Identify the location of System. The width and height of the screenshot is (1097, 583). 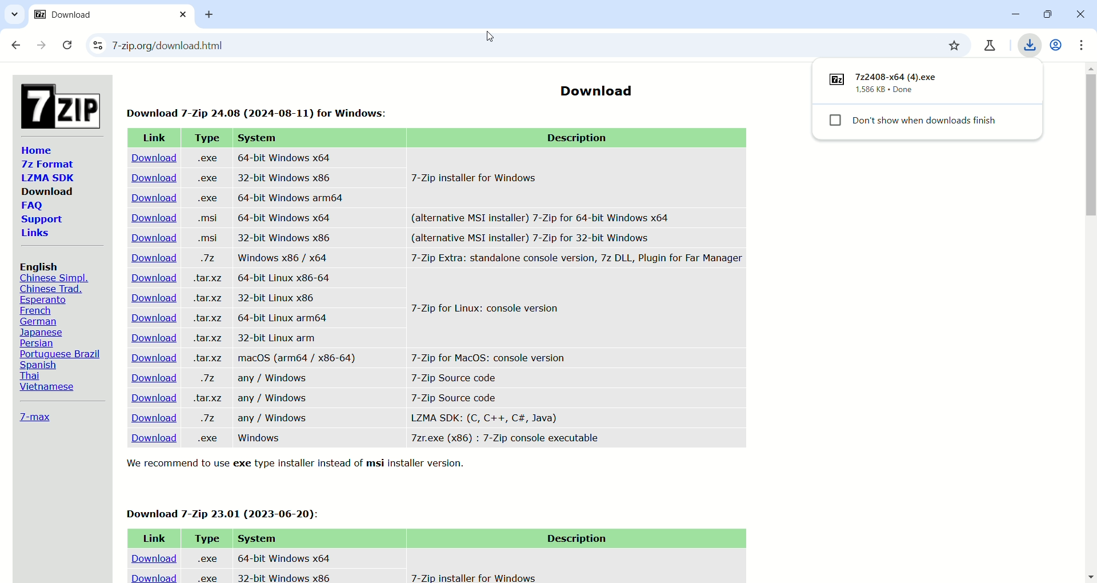
(257, 538).